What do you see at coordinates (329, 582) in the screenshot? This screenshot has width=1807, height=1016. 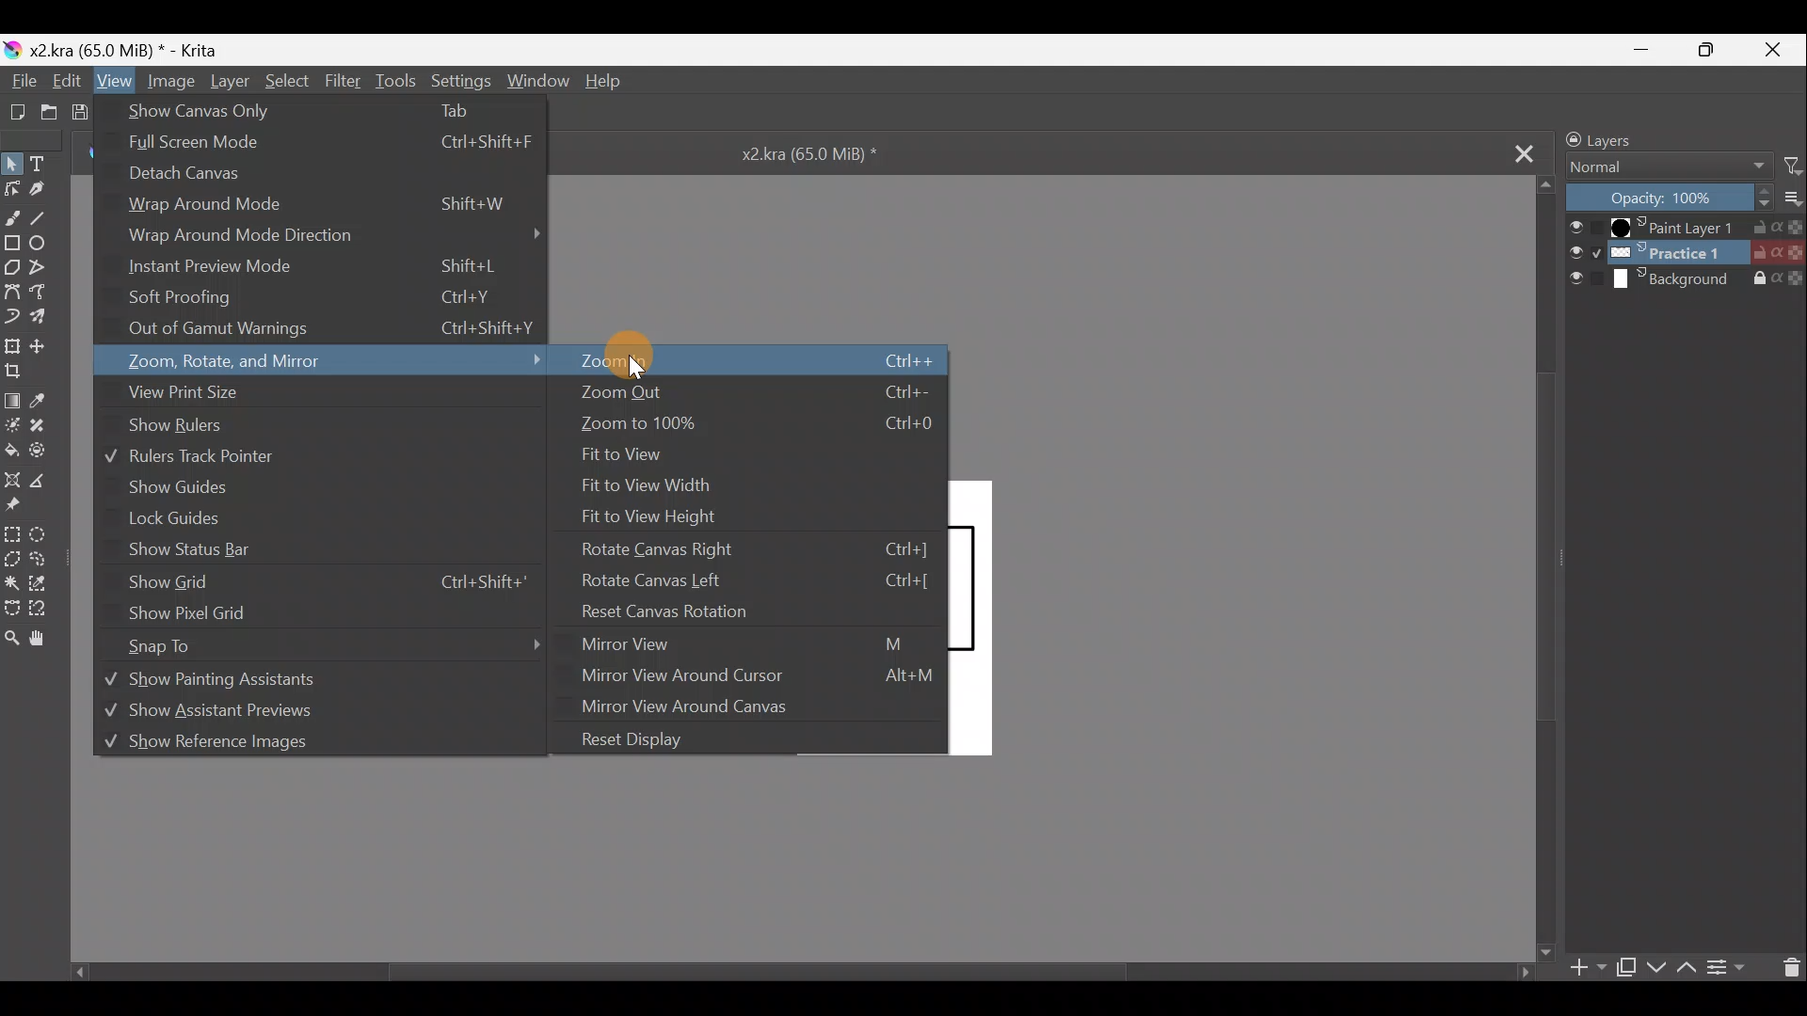 I see `Show grid  Ctrl+Shift+'` at bounding box center [329, 582].